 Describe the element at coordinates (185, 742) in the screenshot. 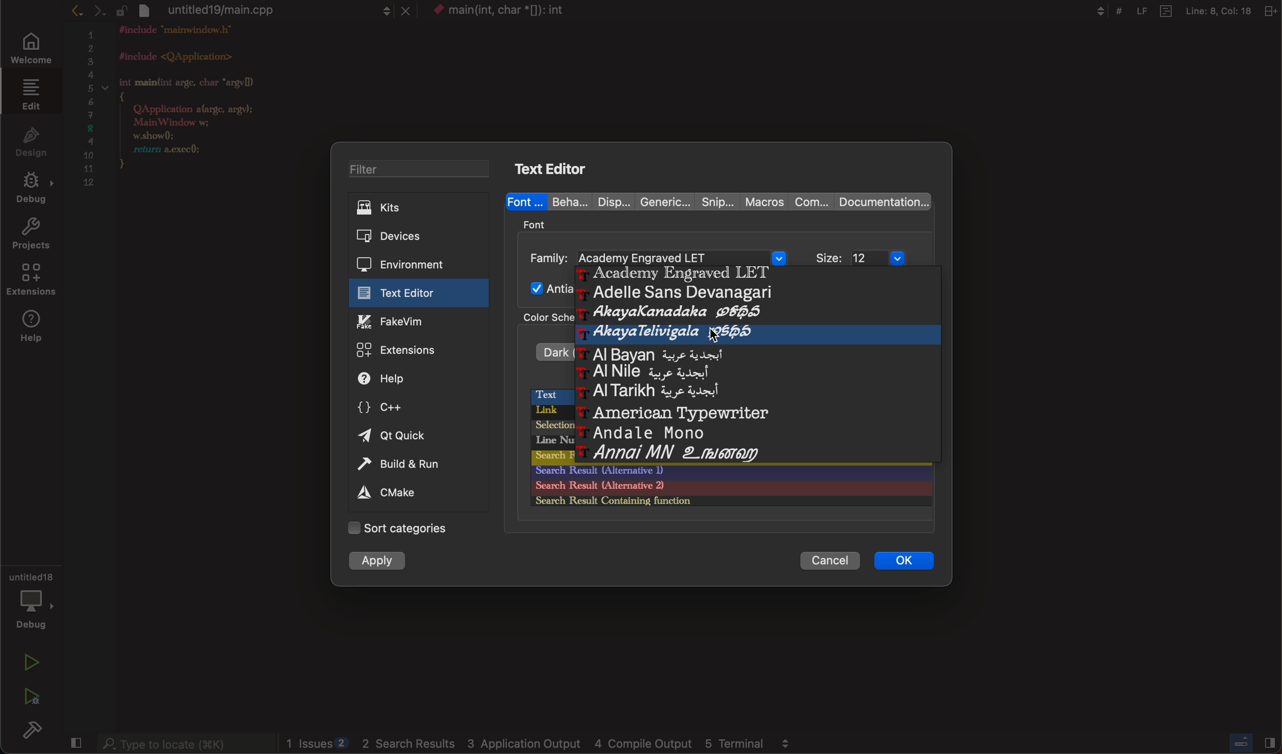

I see `searchbar` at that location.